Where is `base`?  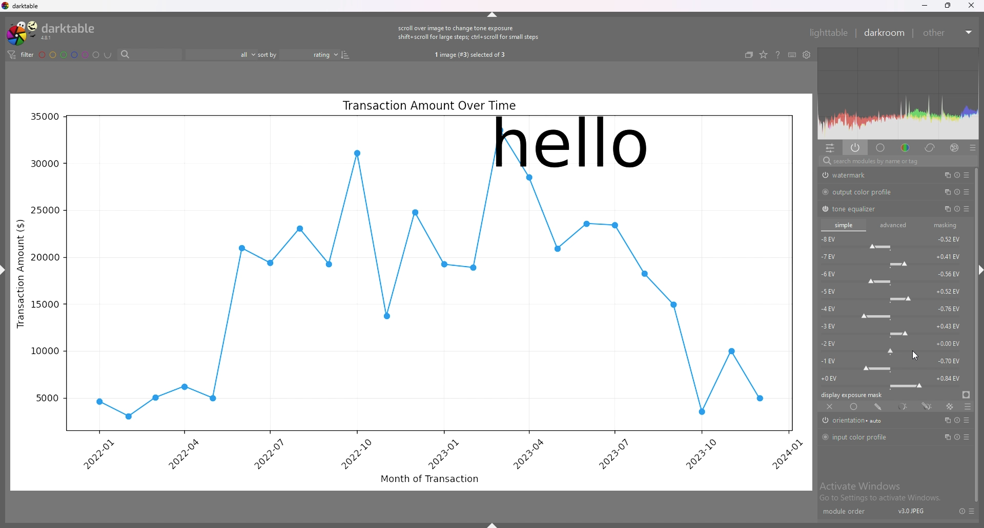
base is located at coordinates (881, 148).